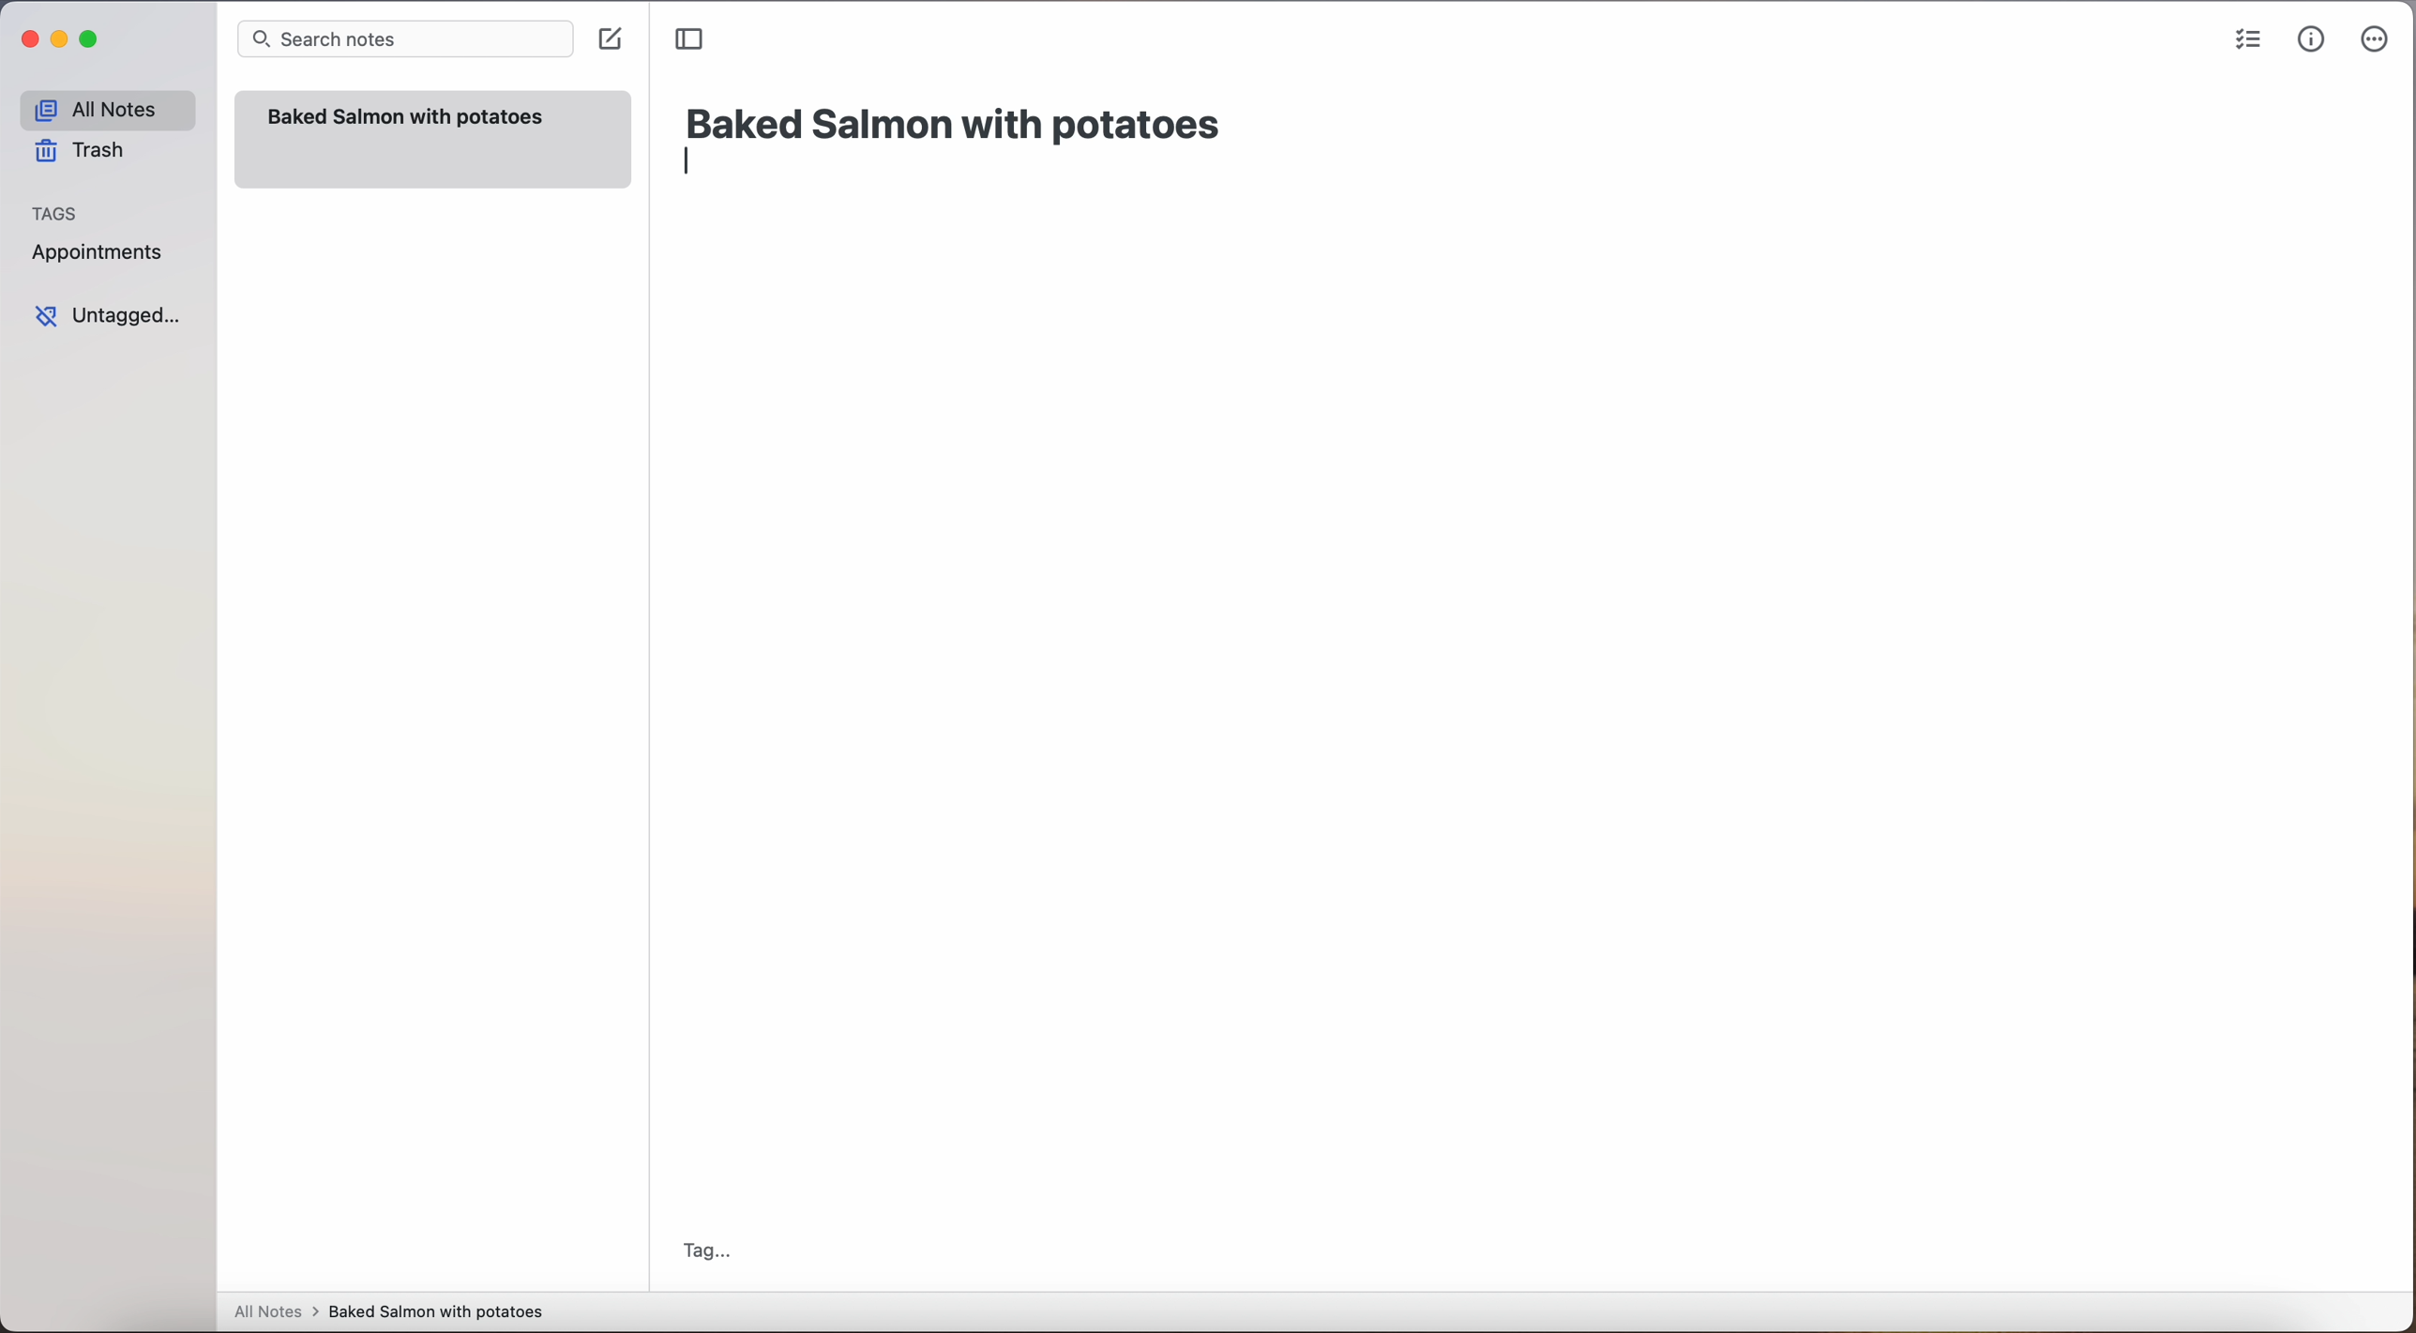 Image resolution: width=2416 pixels, height=1333 pixels. I want to click on create note, so click(609, 39).